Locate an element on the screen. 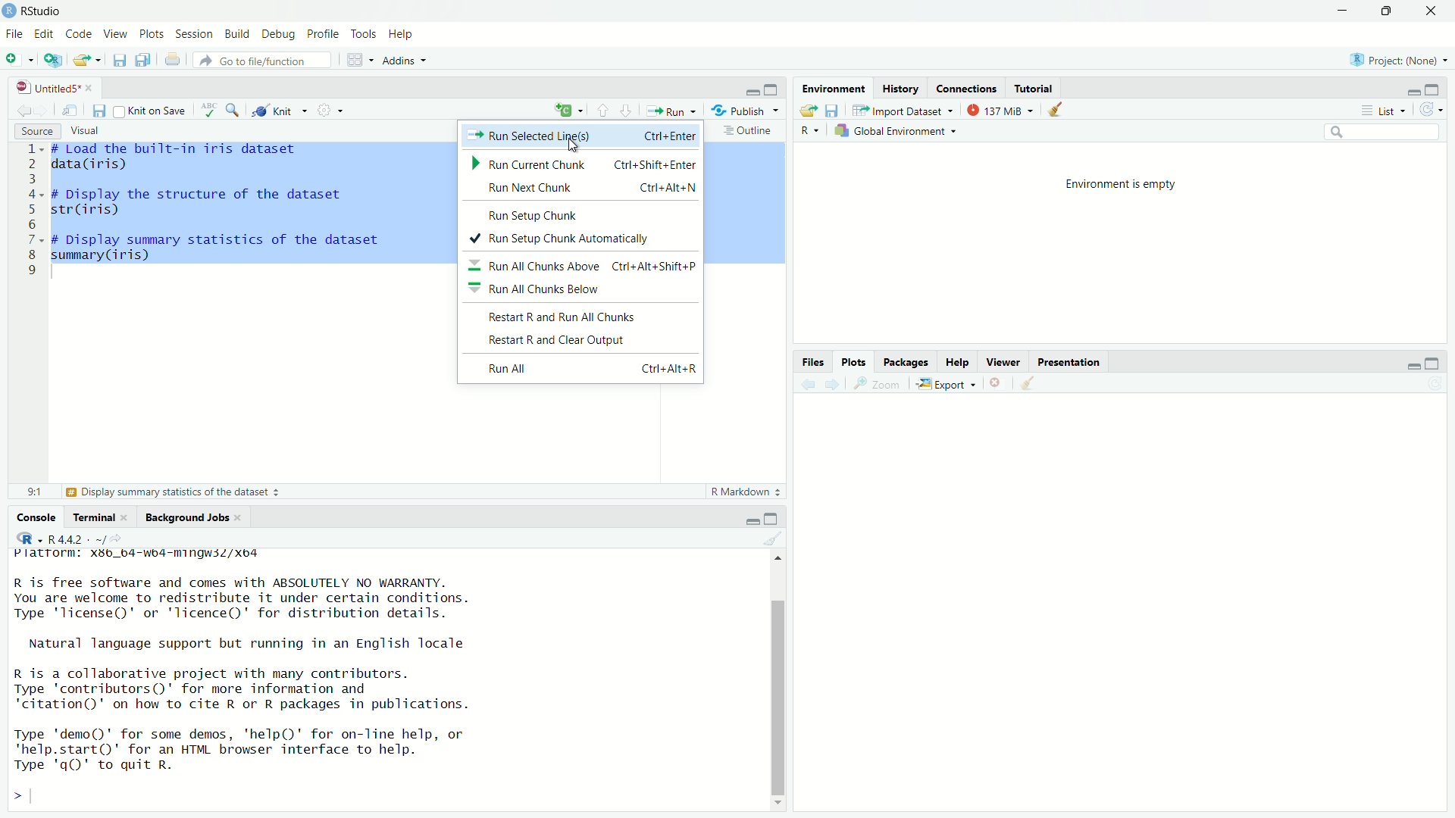 This screenshot has width=1455, height=818. Maximize is located at coordinates (1388, 10).